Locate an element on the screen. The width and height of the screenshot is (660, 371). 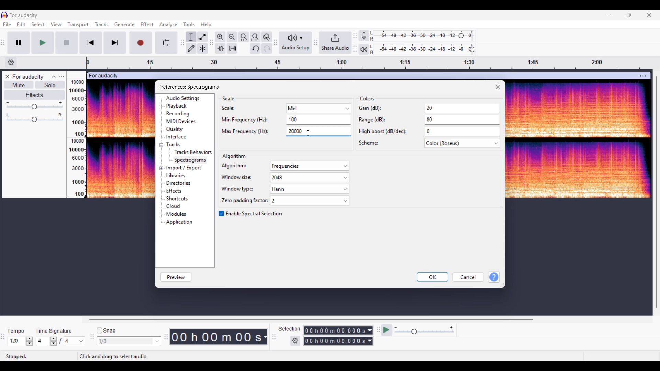
recording is located at coordinates (180, 114).